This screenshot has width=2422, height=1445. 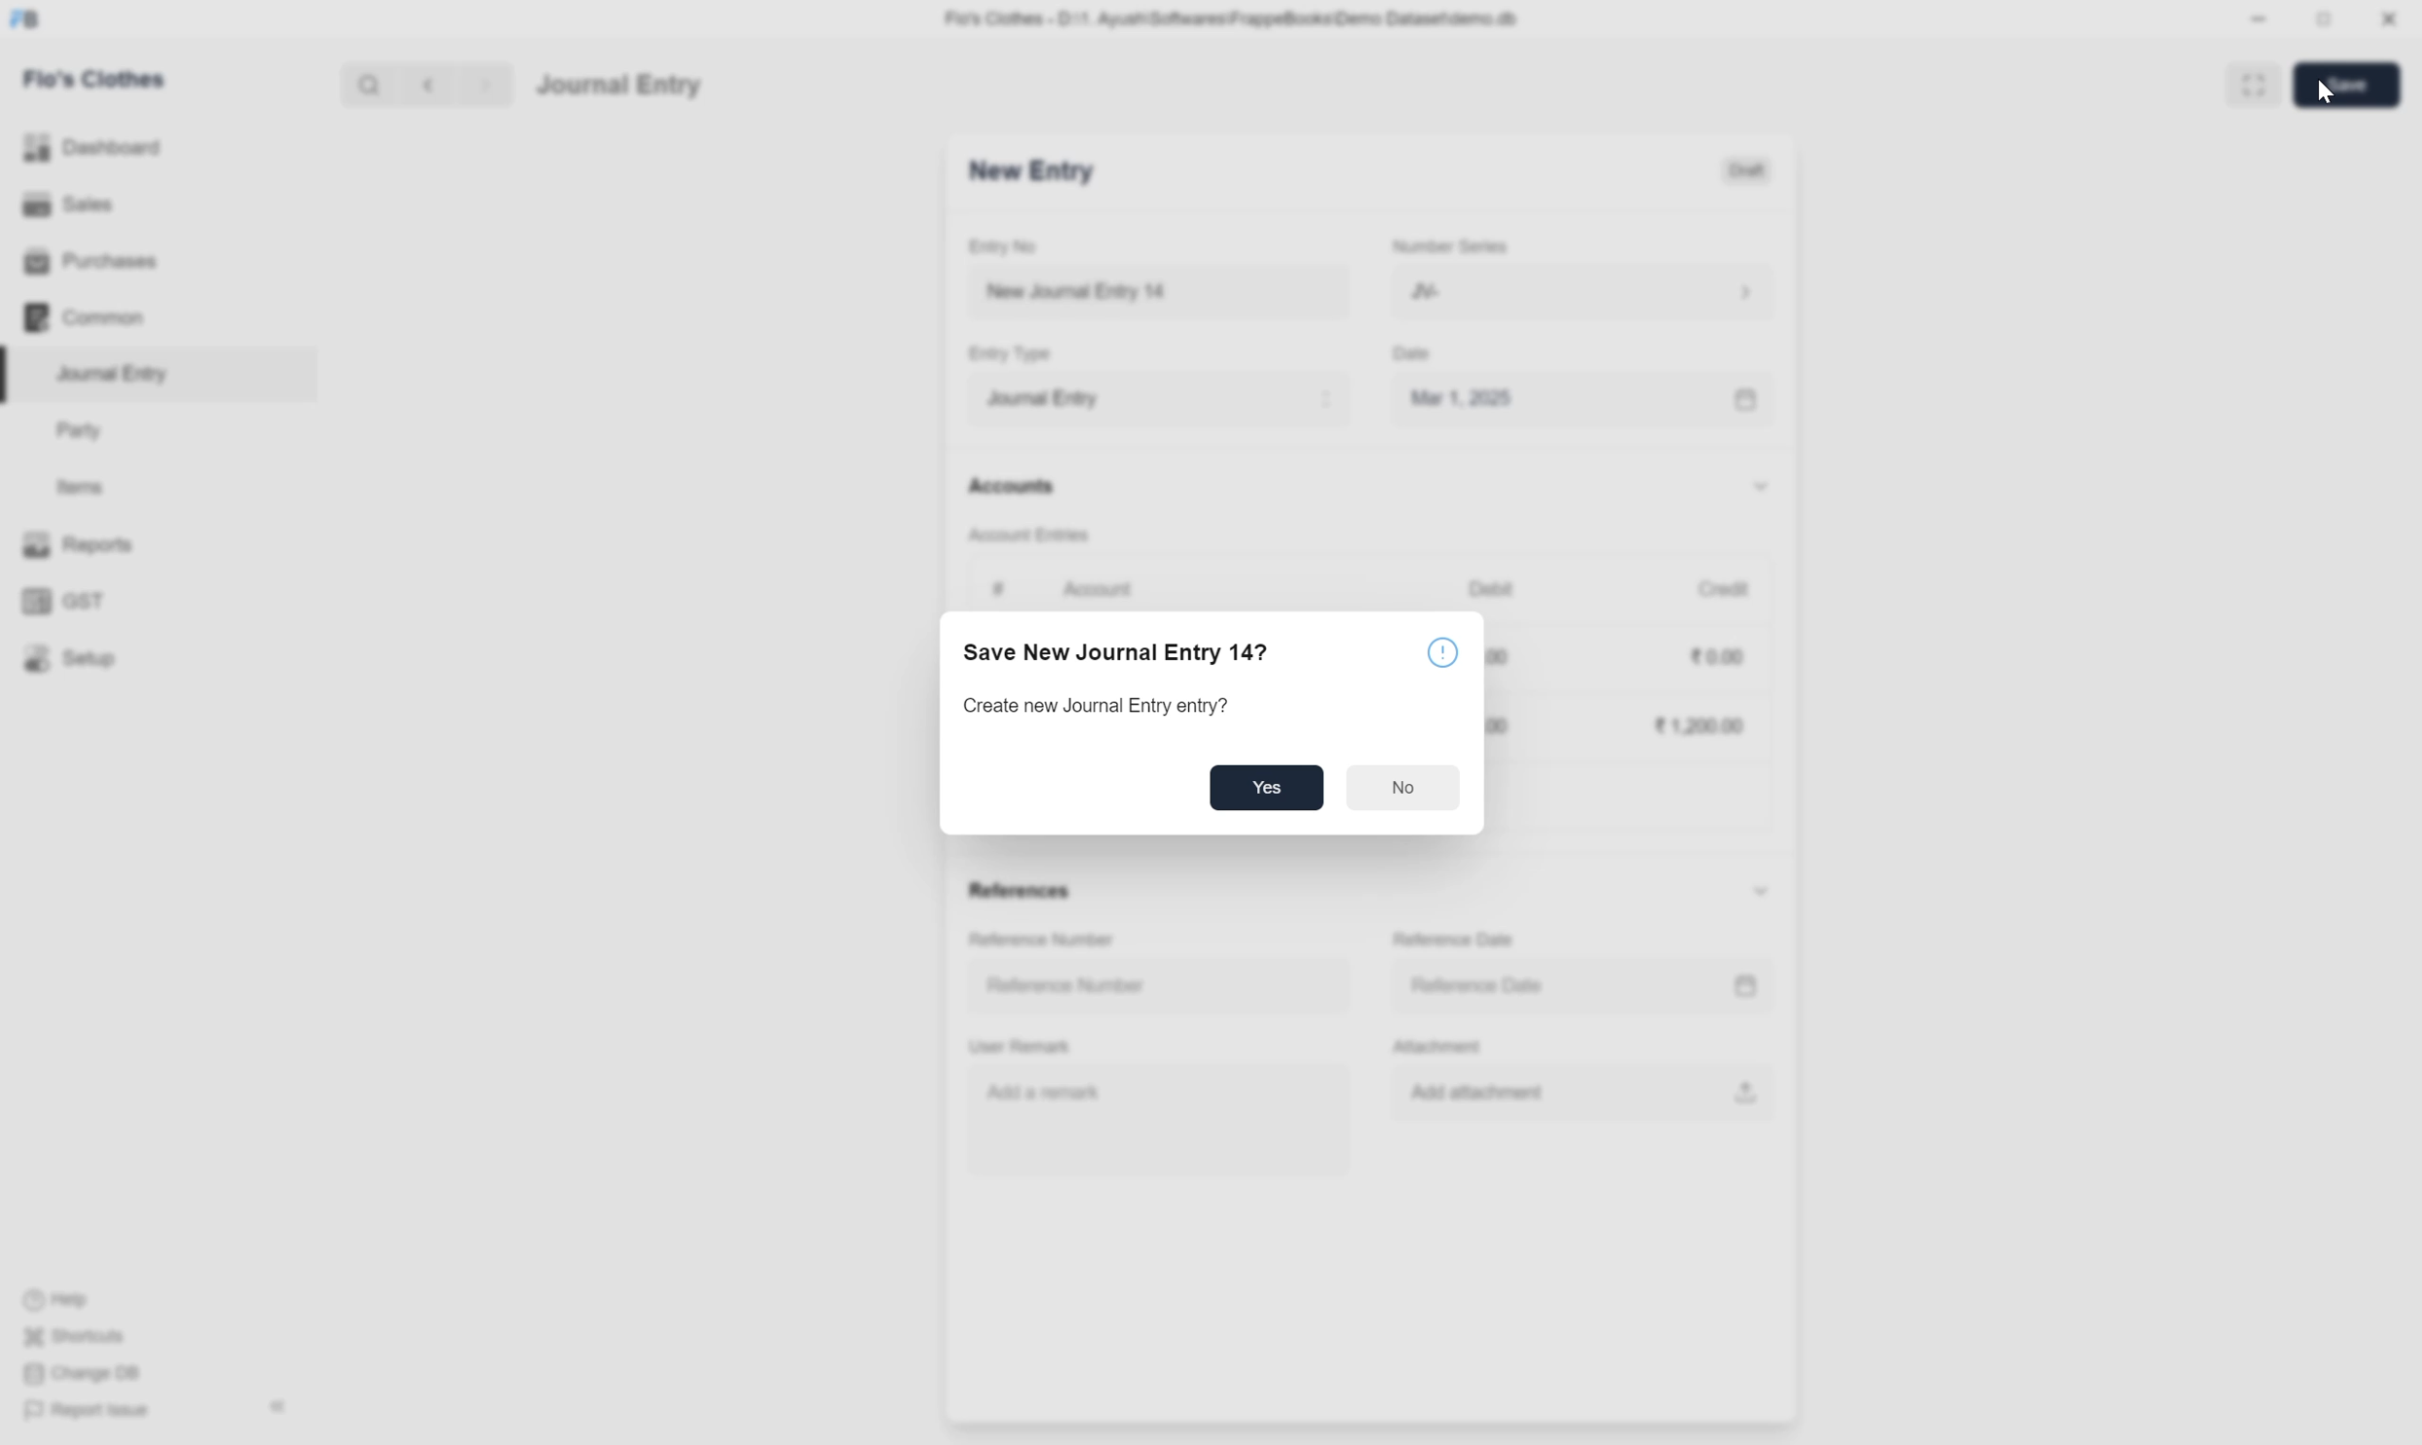 What do you see at coordinates (2389, 19) in the screenshot?
I see `close` at bounding box center [2389, 19].